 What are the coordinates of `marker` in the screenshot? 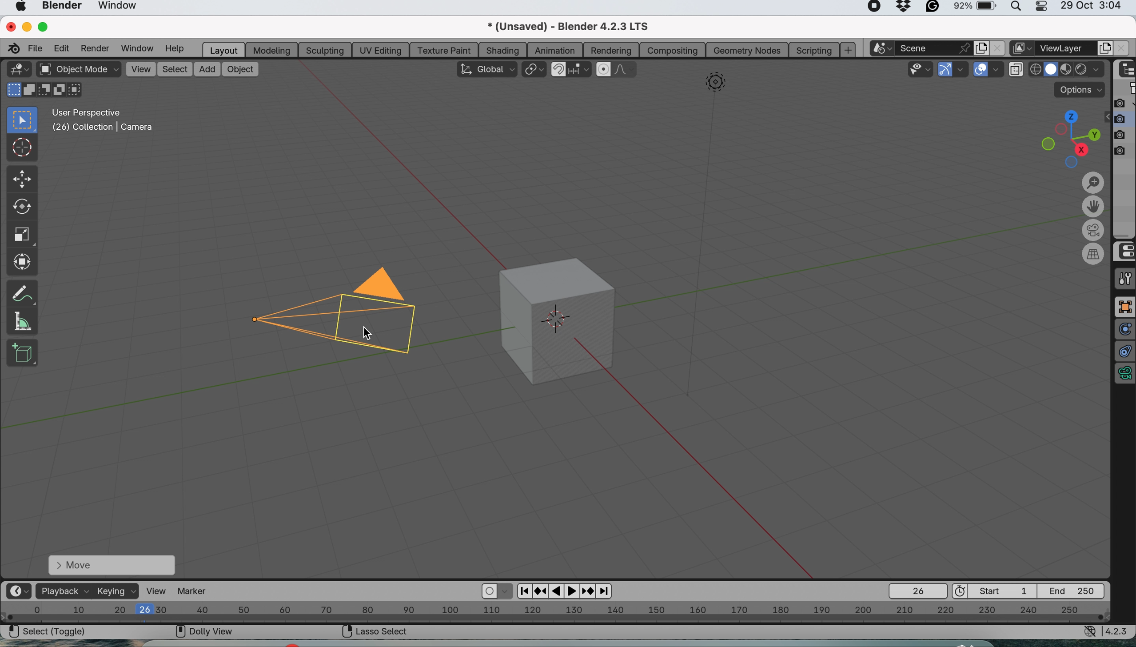 It's located at (197, 591).